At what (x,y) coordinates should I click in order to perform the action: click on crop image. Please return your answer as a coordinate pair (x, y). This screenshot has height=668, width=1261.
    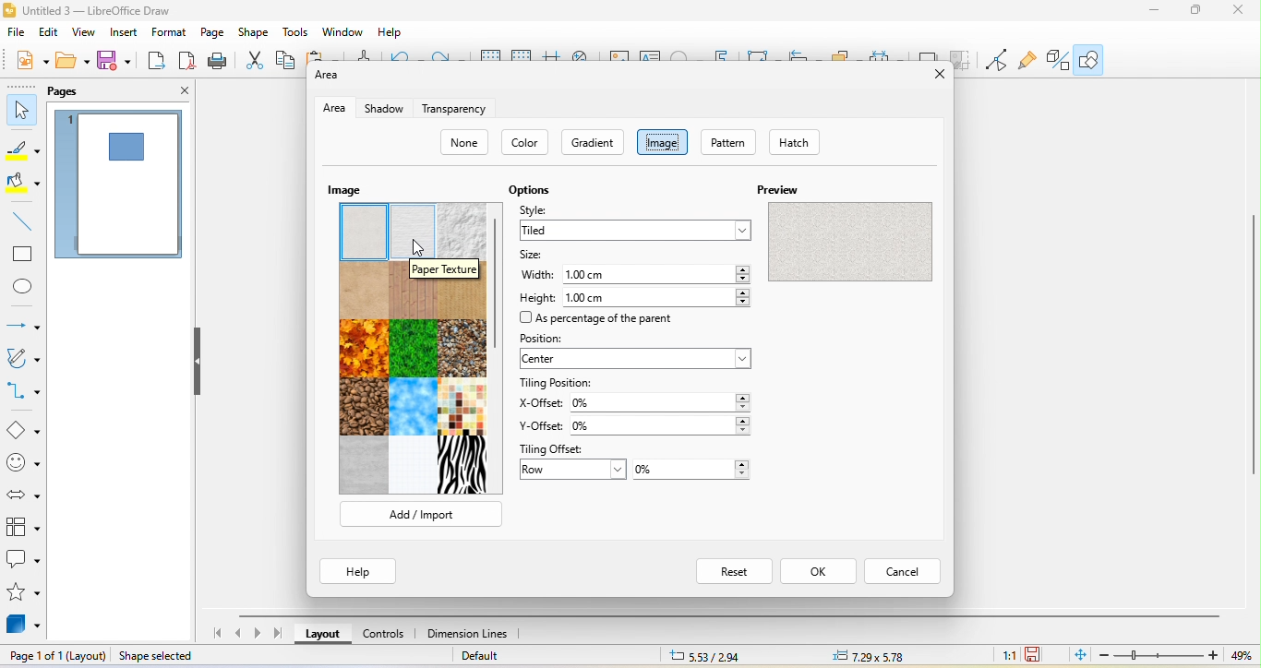
    Looking at the image, I should click on (963, 61).